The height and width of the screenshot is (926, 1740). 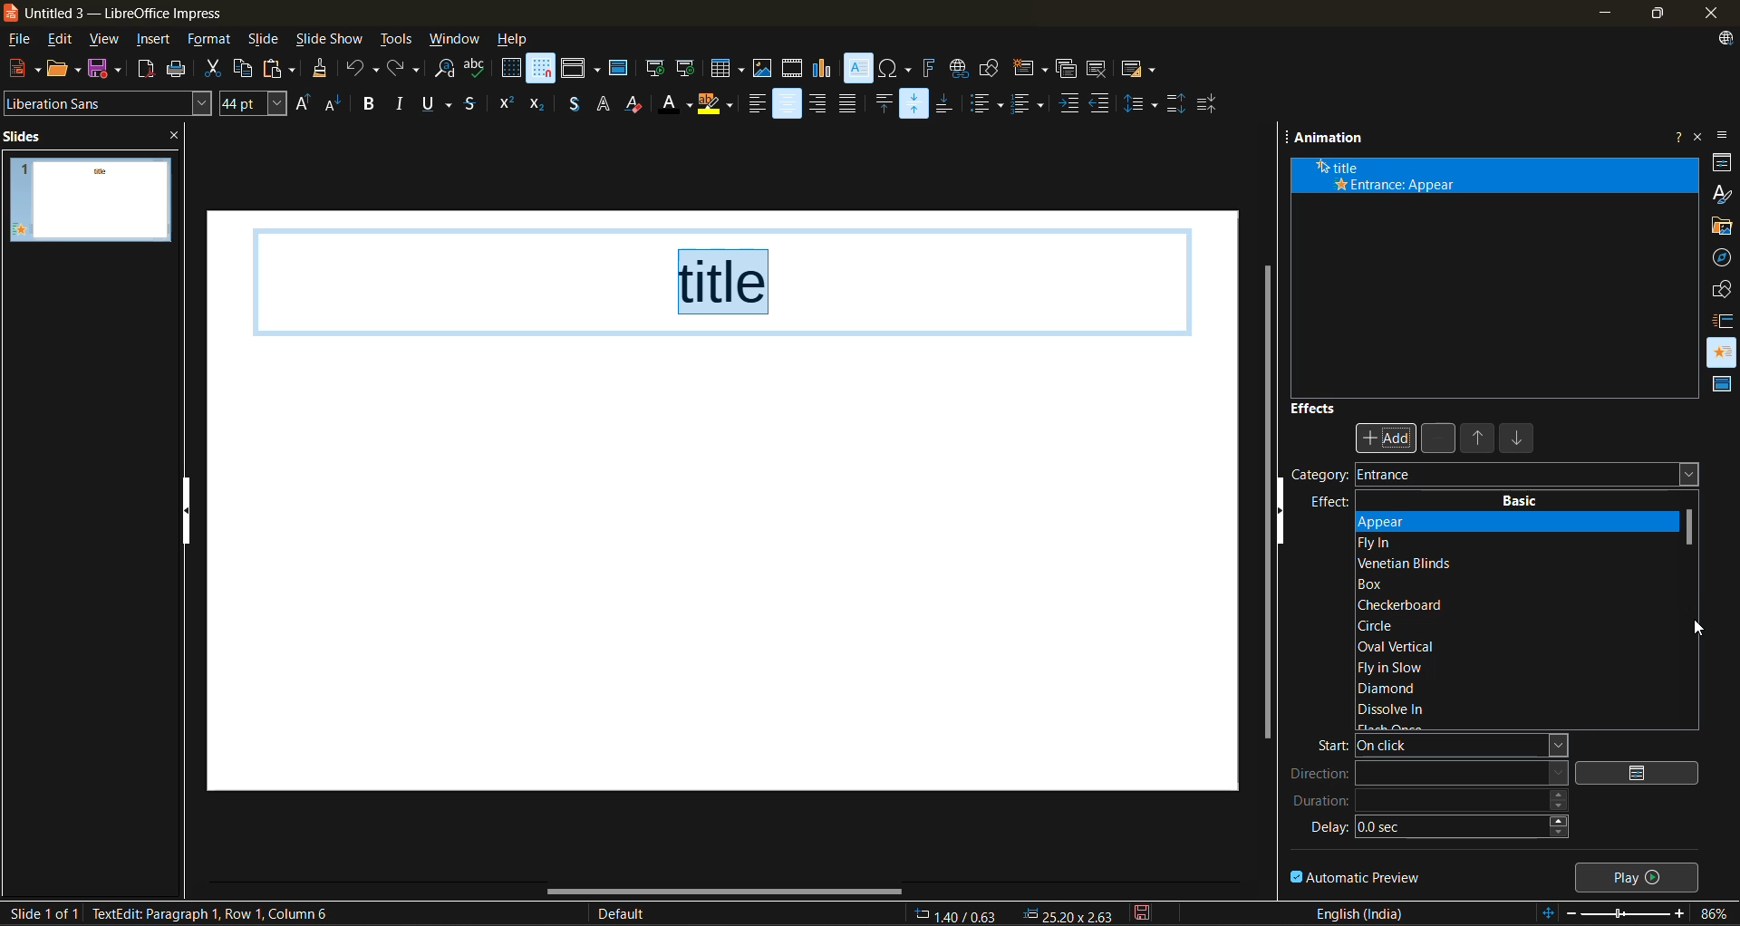 I want to click on master slide, so click(x=619, y=70).